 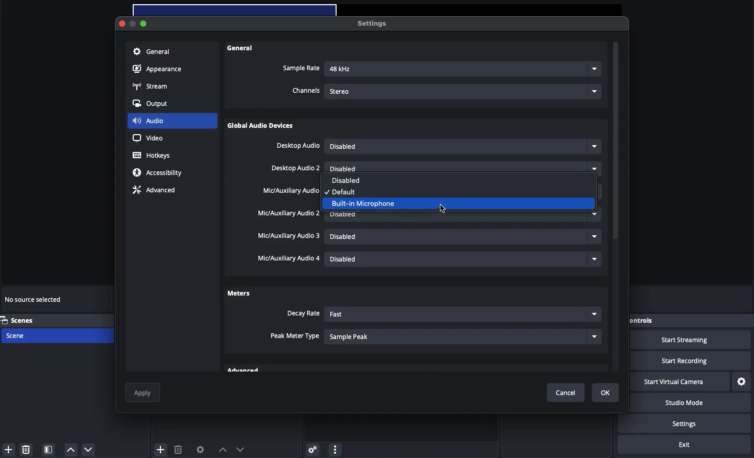 What do you see at coordinates (154, 104) in the screenshot?
I see `Output` at bounding box center [154, 104].